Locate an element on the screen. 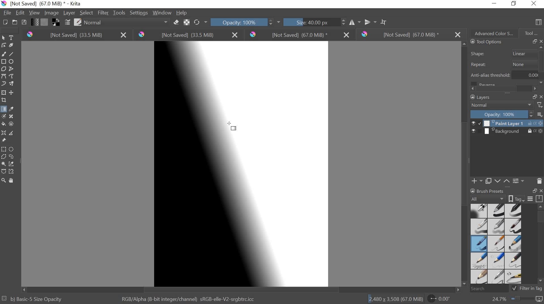  GRADIENT ADDED is located at coordinates (220, 164).